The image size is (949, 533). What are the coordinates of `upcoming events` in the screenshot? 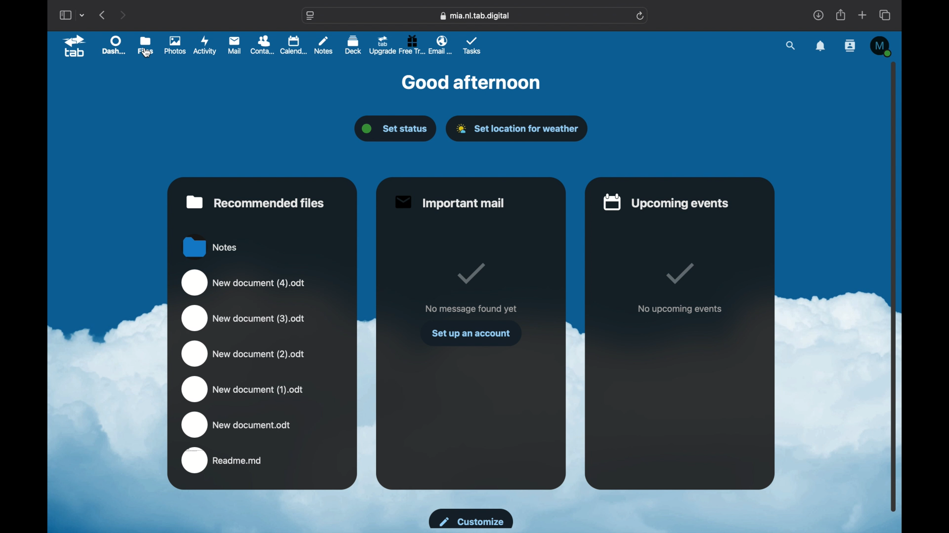 It's located at (665, 202).